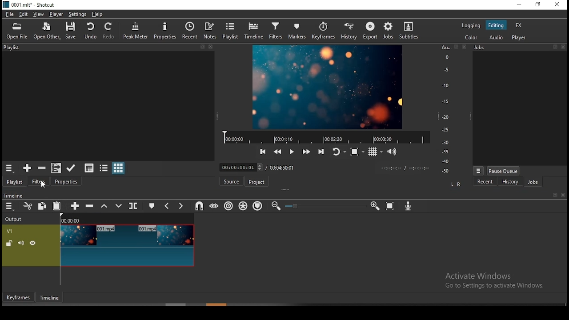 Image resolution: width=569 pixels, height=320 pixels. What do you see at coordinates (282, 168) in the screenshot?
I see `track duration` at bounding box center [282, 168].